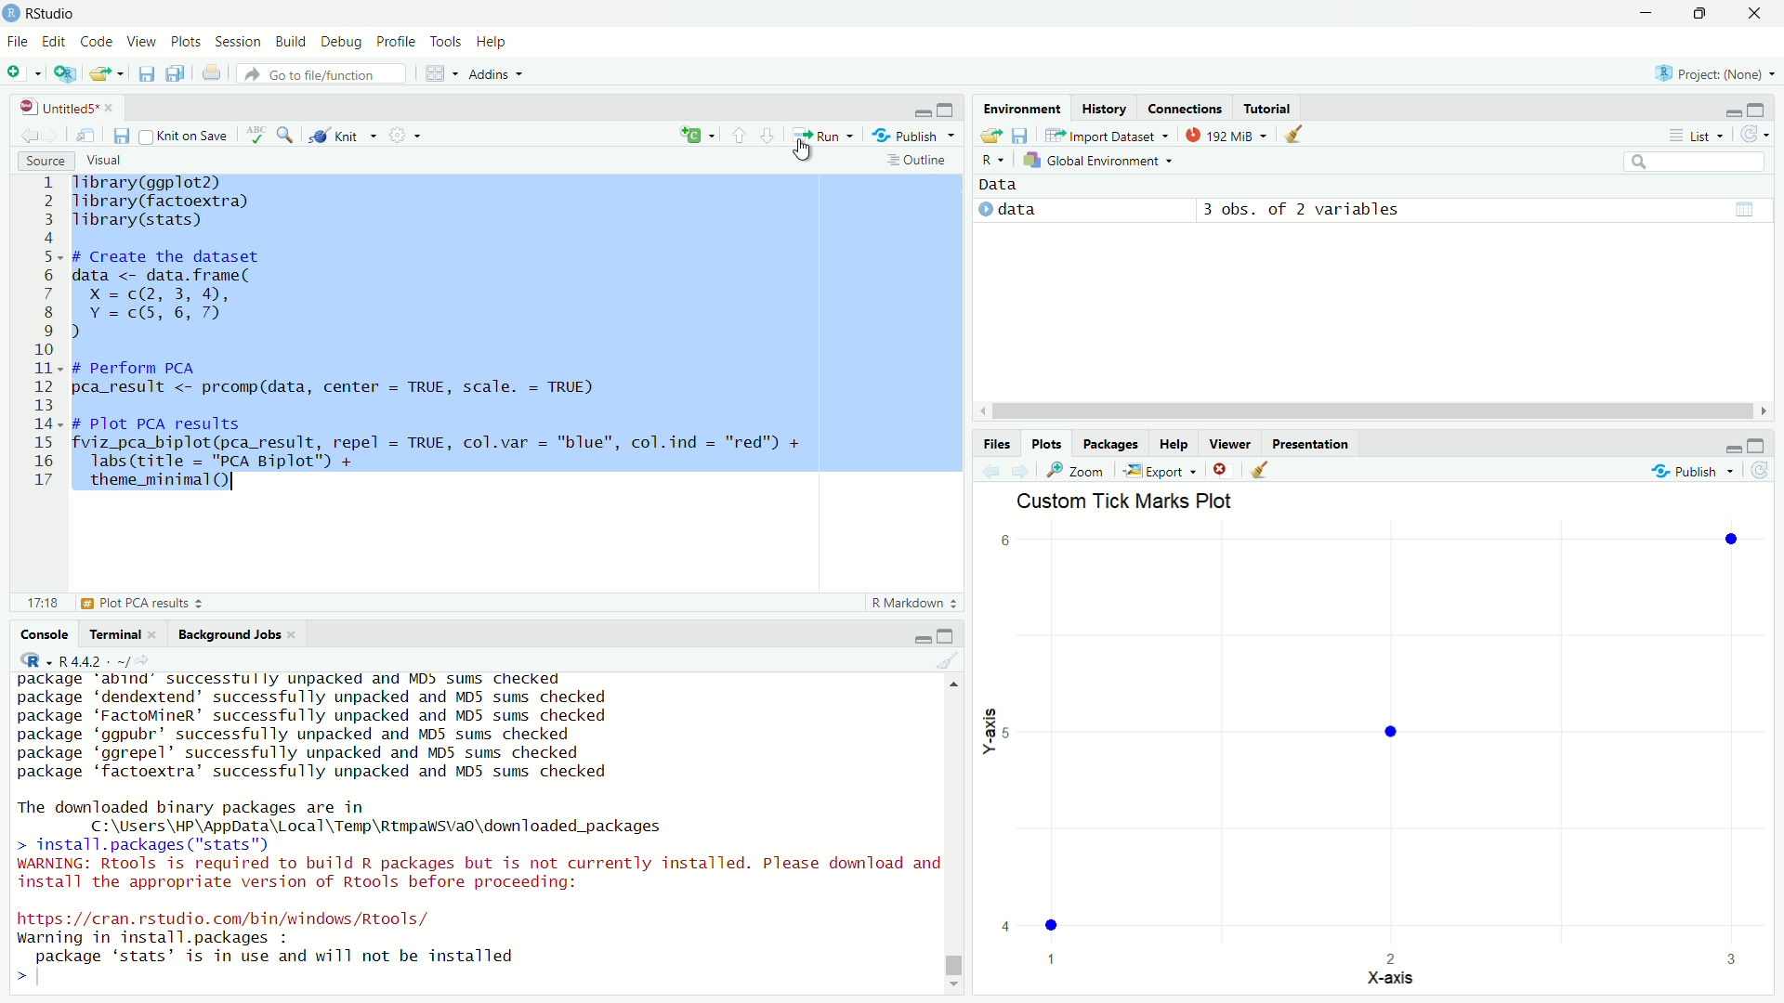  Describe the element at coordinates (1184, 108) in the screenshot. I see `connections` at that location.